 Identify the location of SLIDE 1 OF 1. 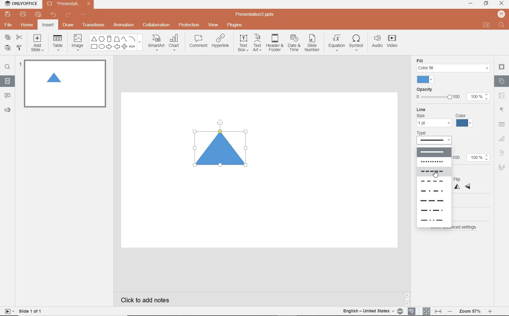
(32, 311).